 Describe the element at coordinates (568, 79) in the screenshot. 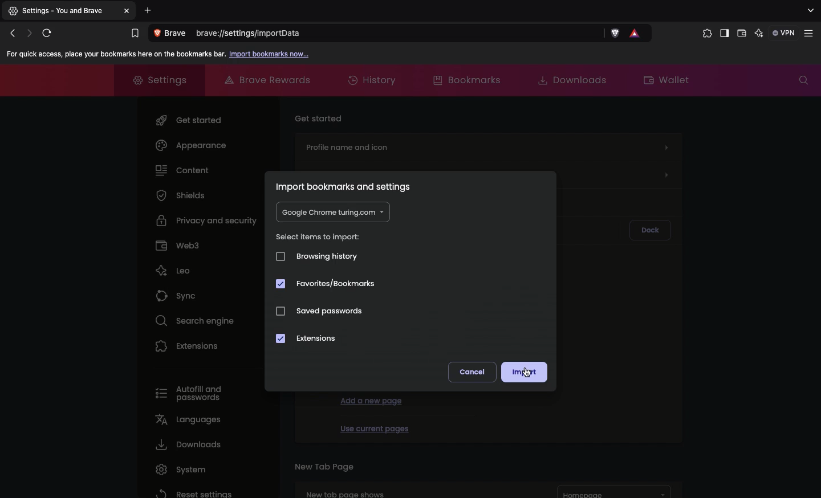

I see `Downloads` at that location.